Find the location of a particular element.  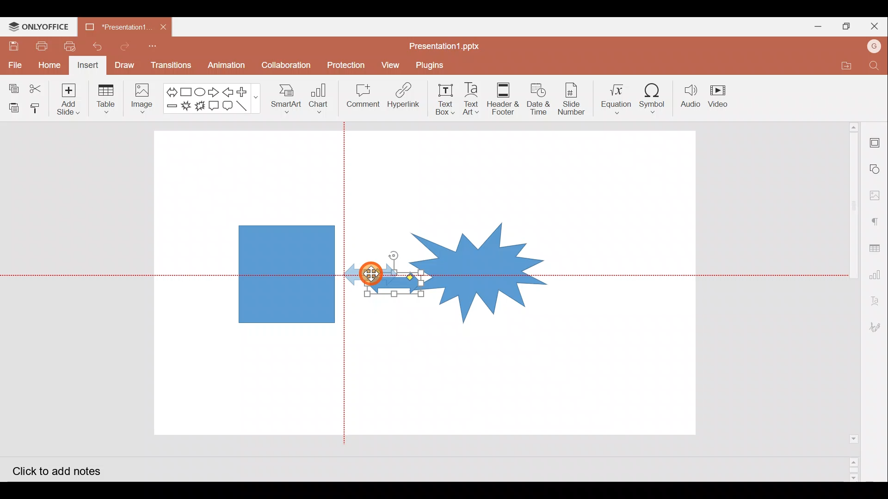

Presentation1.pptx is located at coordinates (442, 44).